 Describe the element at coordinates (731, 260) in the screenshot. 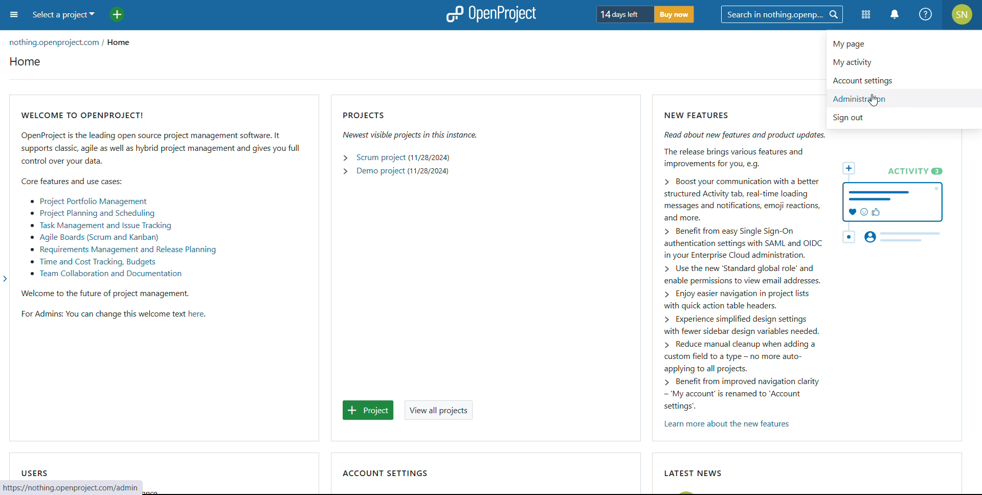

I see `NEW FEATURES

Read about new features and product updates.
The release brings various features and
improvements for you, eg.

> Boost your communication with a better
structured Activity tab, real-time loading
messages and notifications, emoji reactions,
and more.

> Benefit from easy Single Sign-On
authentication settings with SAML and OIDC
in your Enterprise Cloud administration.

> Use the new ‘Standard global role and
enable permissions to view email addresses.
> Enjoy easier navigation in project lists
with quick action table headers.

> Experience simplified design settings
with fewer sidebar design variables needed.
> Reduce manual dleanup when adding a
custom field to a type — no more auto-
applying to all projects.

> Benefit from improved navigation clarity
~ "My account’ is renamed to "Account
settings’.` at that location.